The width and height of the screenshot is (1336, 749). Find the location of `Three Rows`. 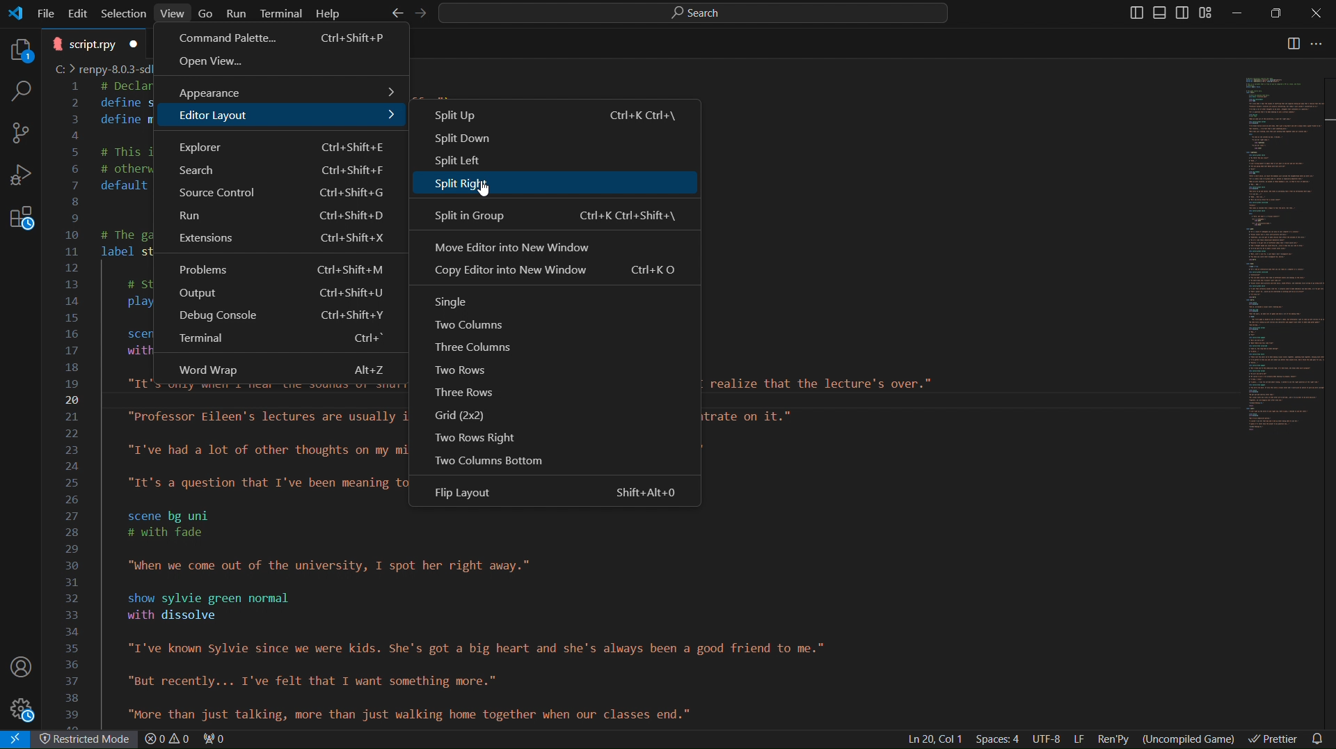

Three Rows is located at coordinates (475, 393).